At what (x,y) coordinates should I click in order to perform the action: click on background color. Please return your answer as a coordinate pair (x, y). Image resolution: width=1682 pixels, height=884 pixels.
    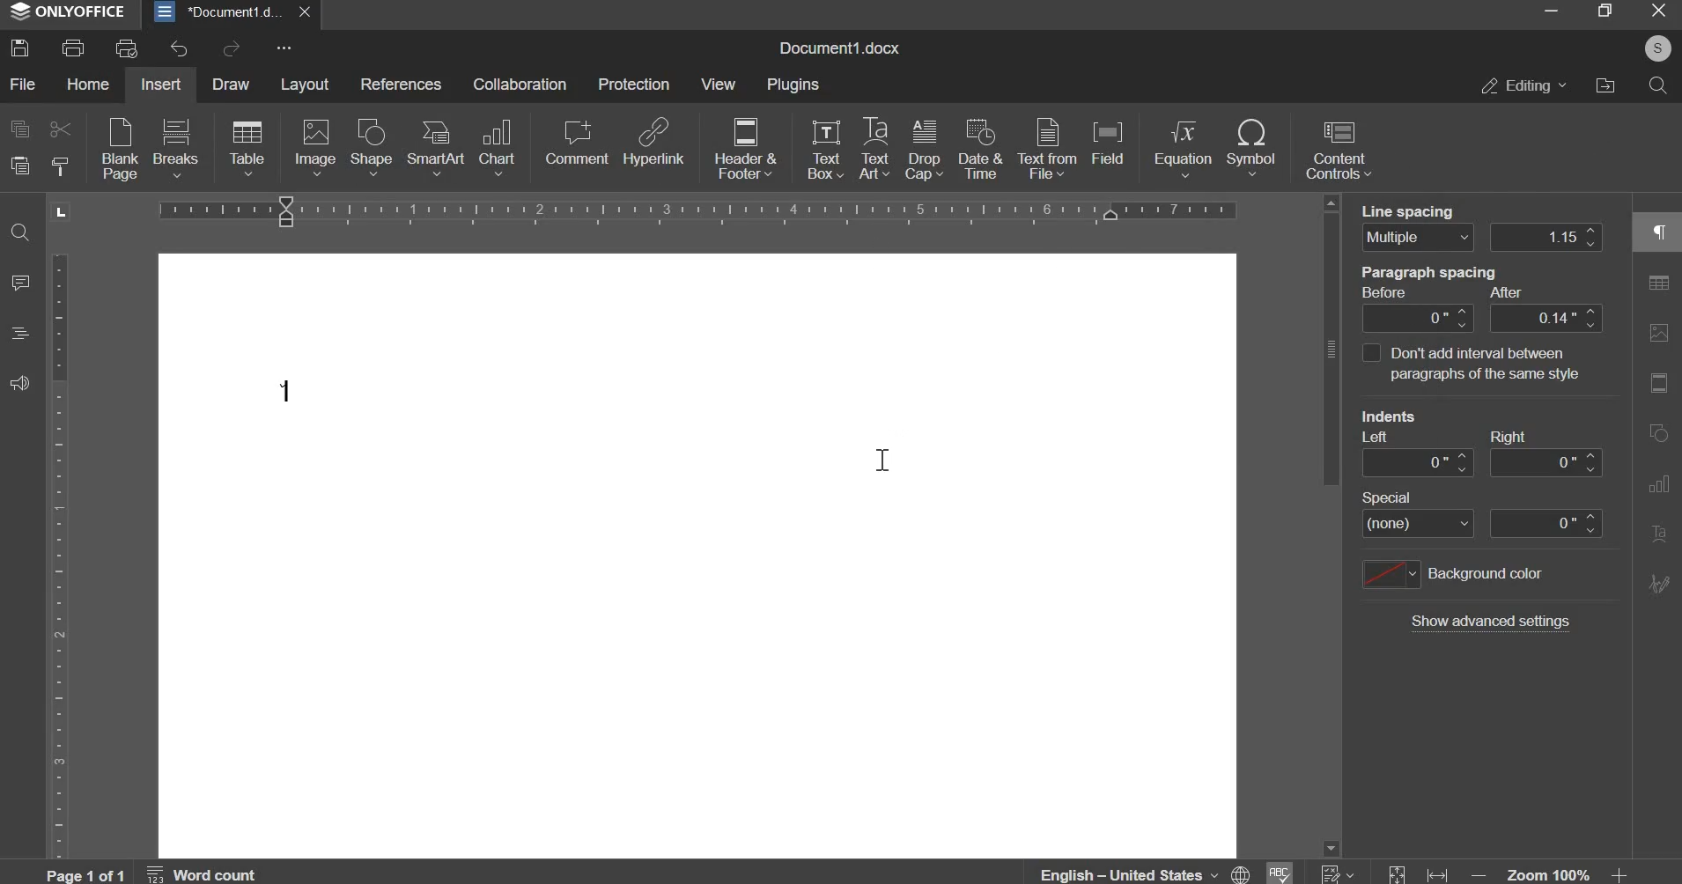
    Looking at the image, I should click on (1451, 574).